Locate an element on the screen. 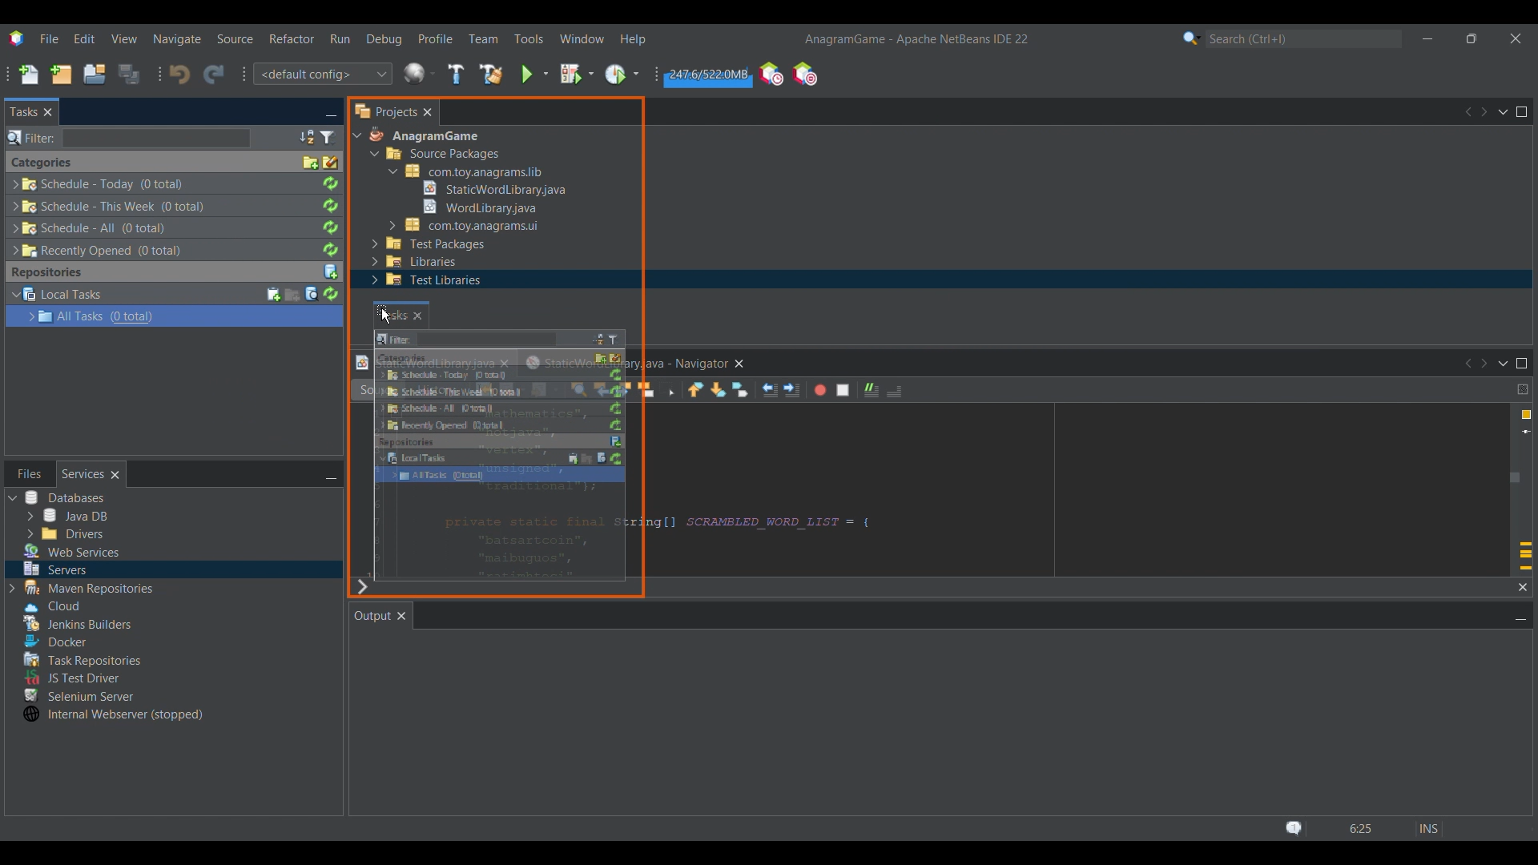  Search is located at coordinates (1303, 38).